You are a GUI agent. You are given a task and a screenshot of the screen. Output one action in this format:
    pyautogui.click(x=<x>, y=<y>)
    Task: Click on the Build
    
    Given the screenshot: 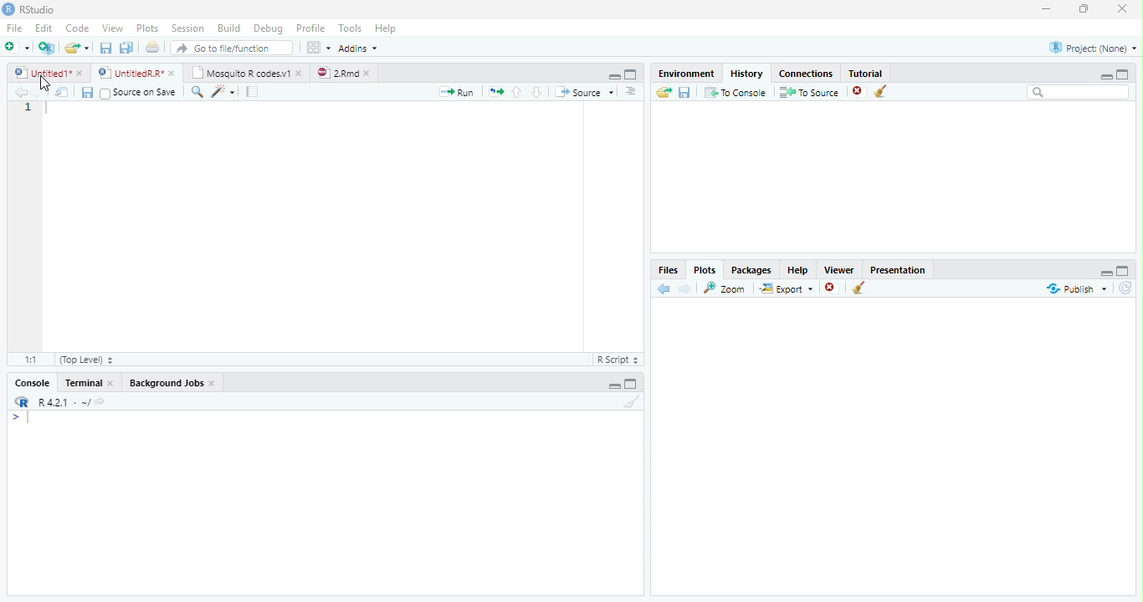 What is the action you would take?
    pyautogui.click(x=230, y=28)
    